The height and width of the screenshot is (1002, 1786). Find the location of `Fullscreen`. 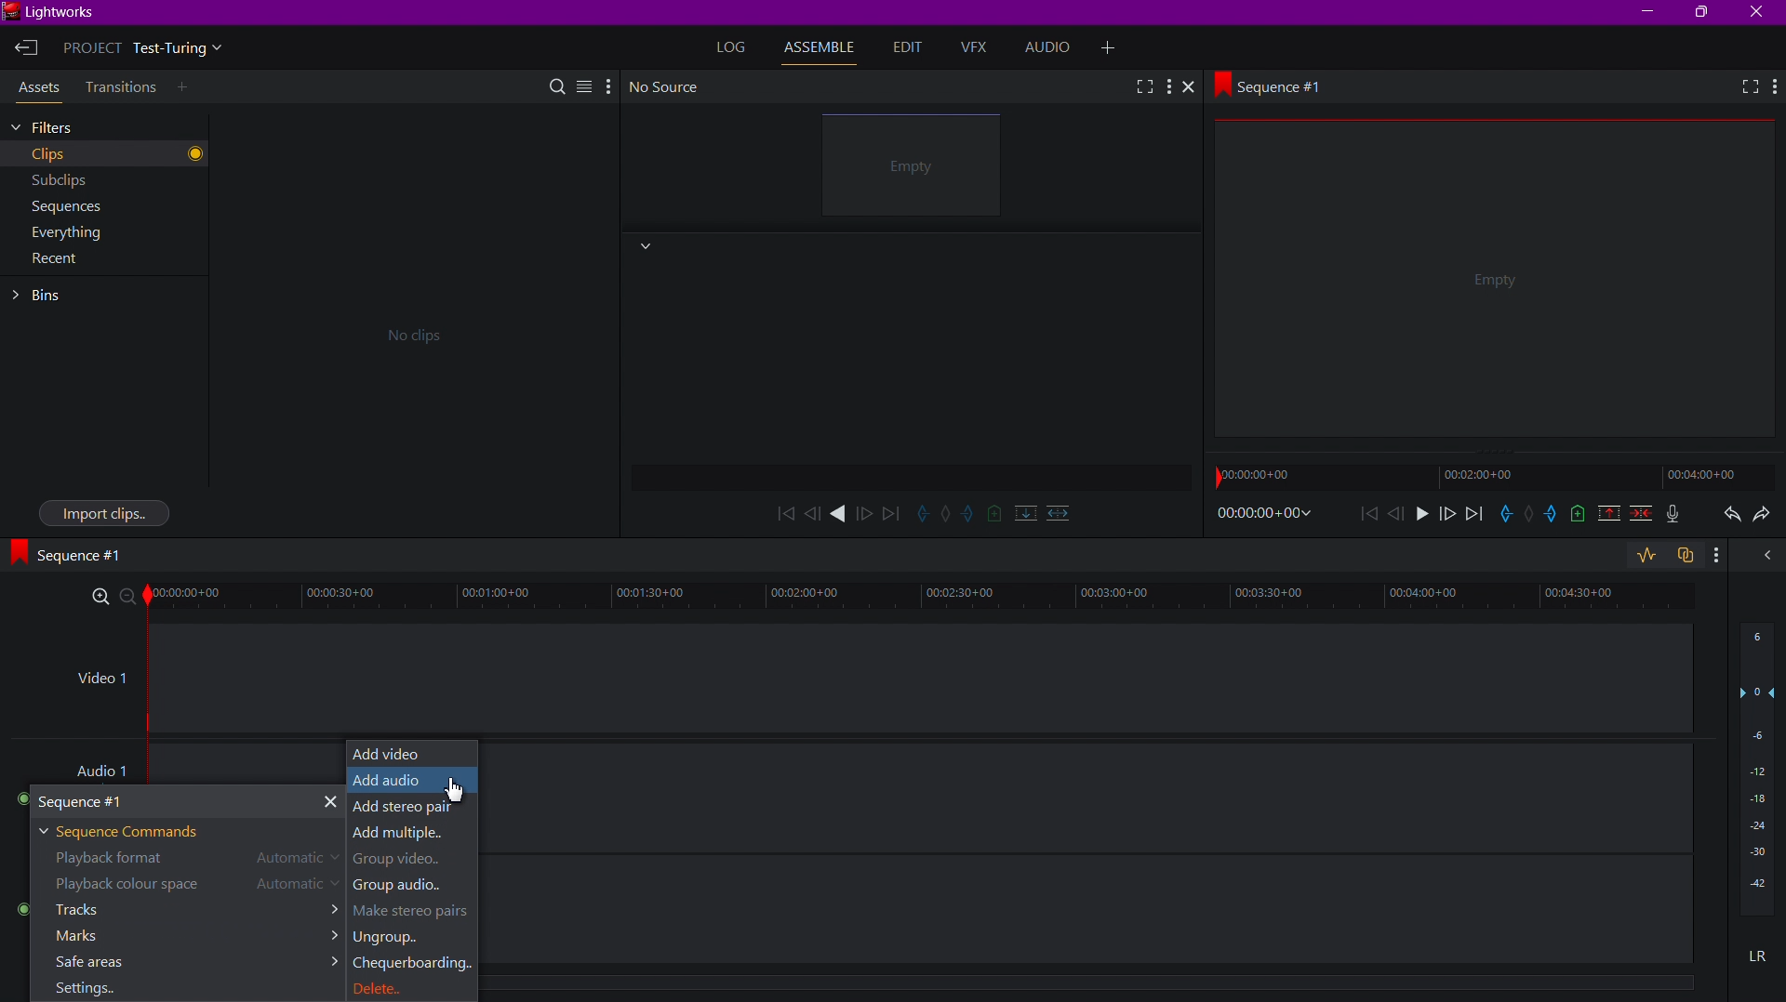

Fullscreen is located at coordinates (1142, 86).